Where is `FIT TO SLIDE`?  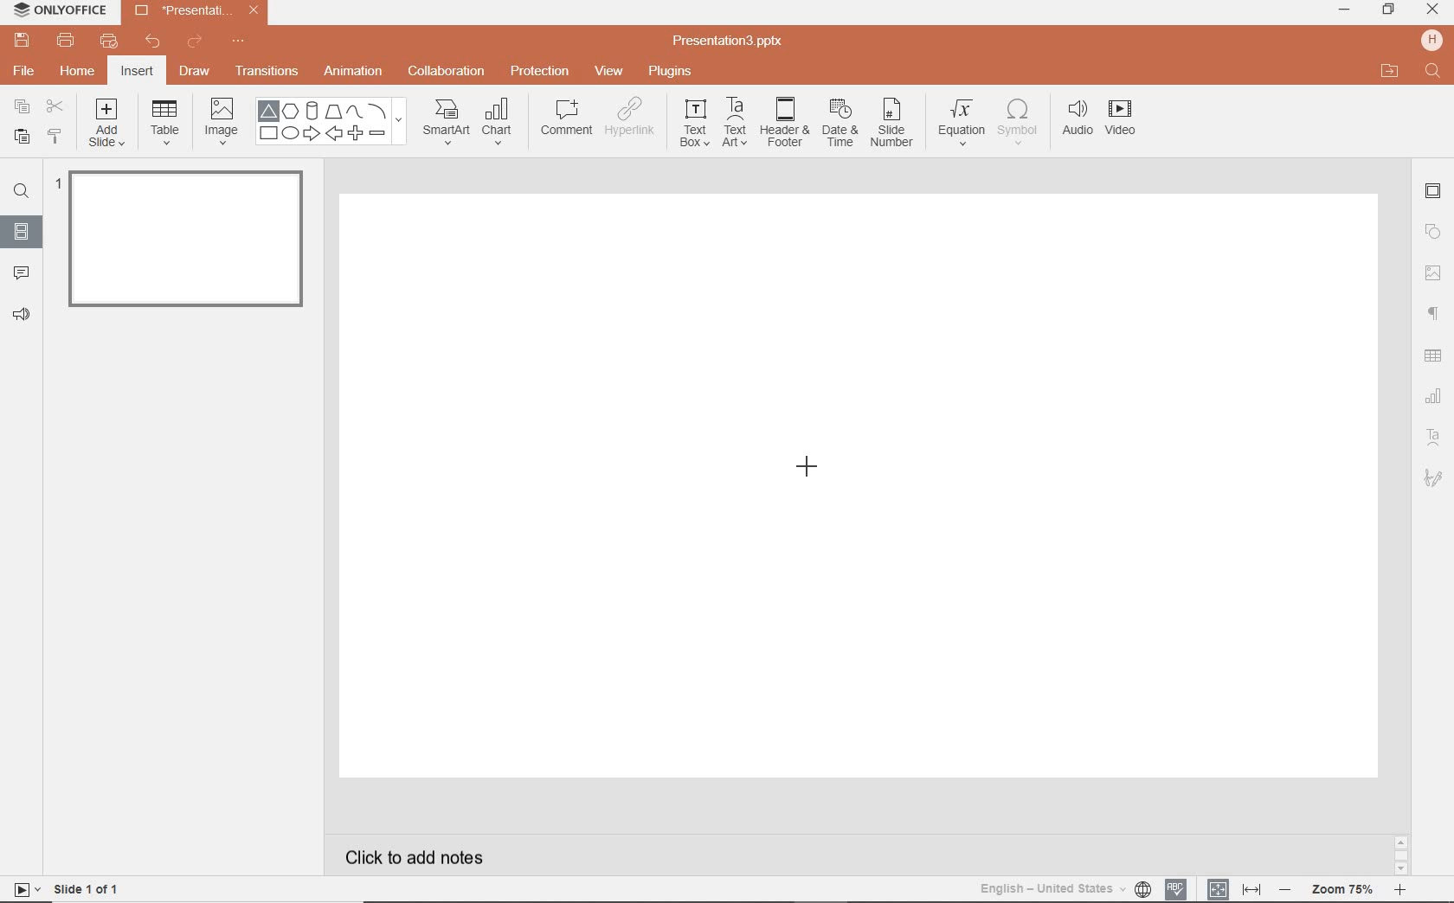
FIT TO SLIDE is located at coordinates (1217, 890).